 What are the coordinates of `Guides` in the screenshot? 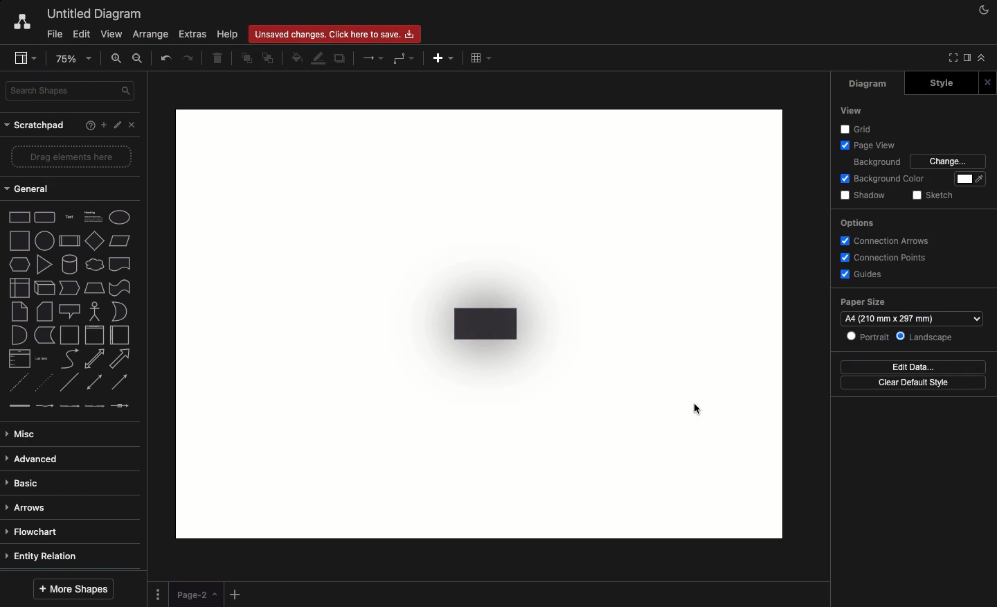 It's located at (864, 274).